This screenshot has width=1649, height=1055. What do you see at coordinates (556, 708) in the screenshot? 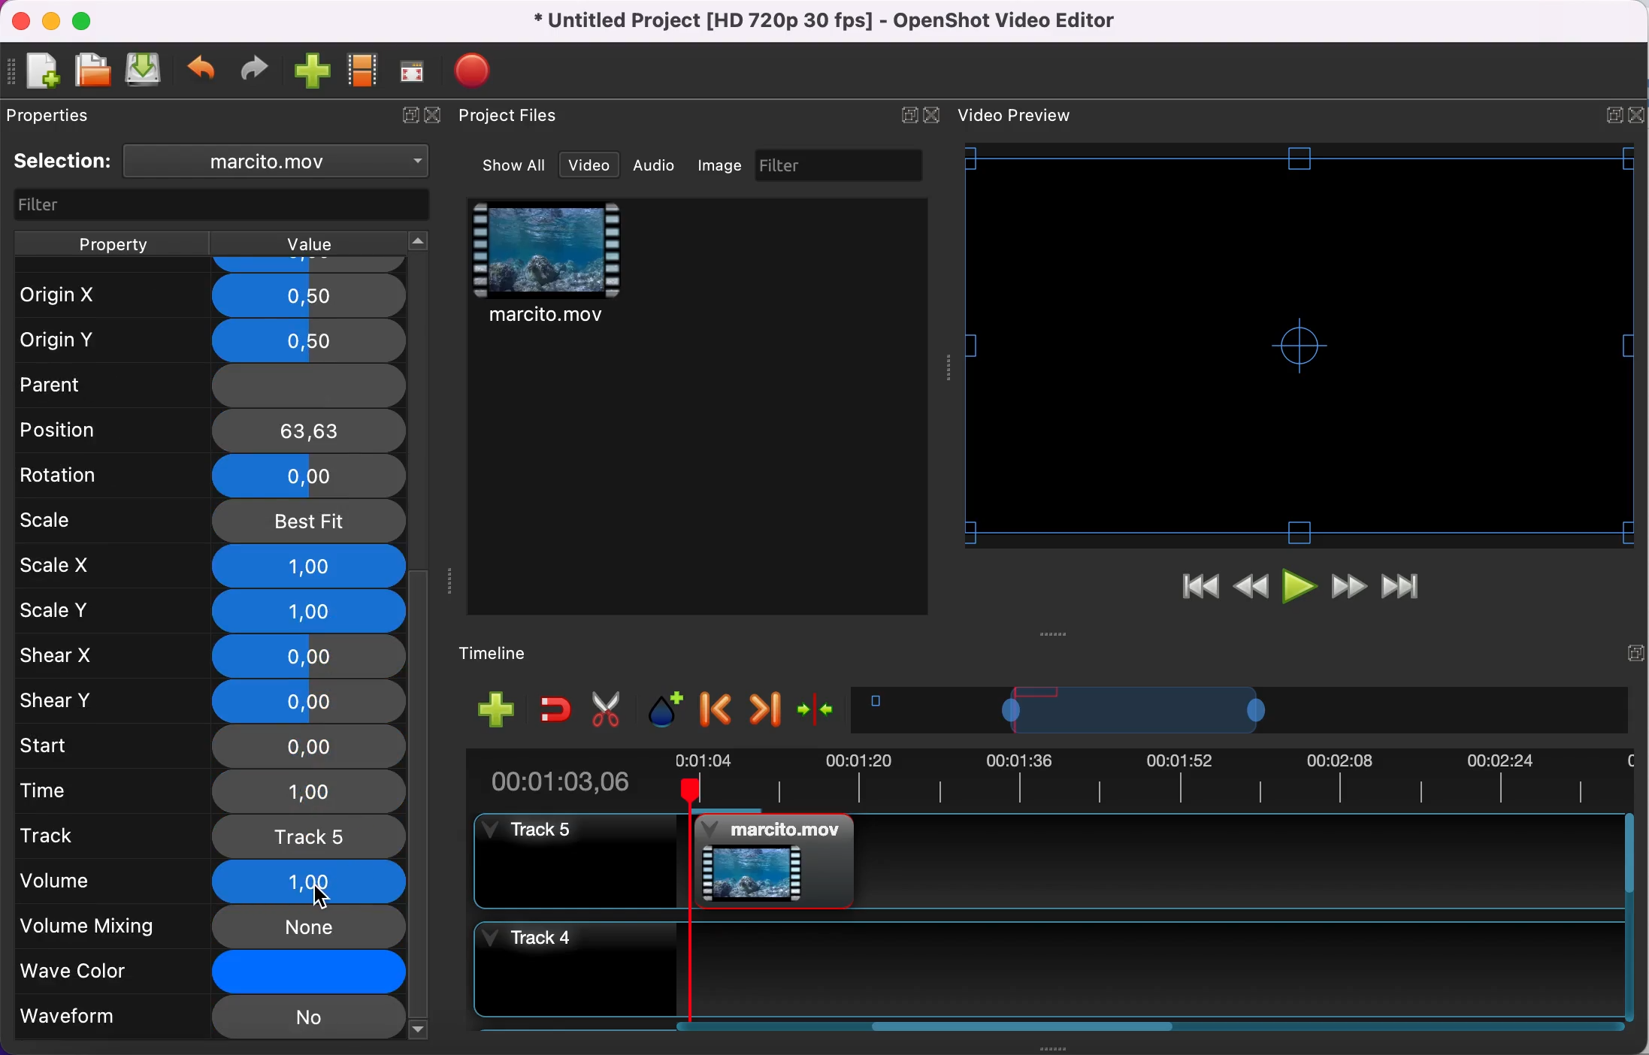
I see `enable snapping` at bounding box center [556, 708].